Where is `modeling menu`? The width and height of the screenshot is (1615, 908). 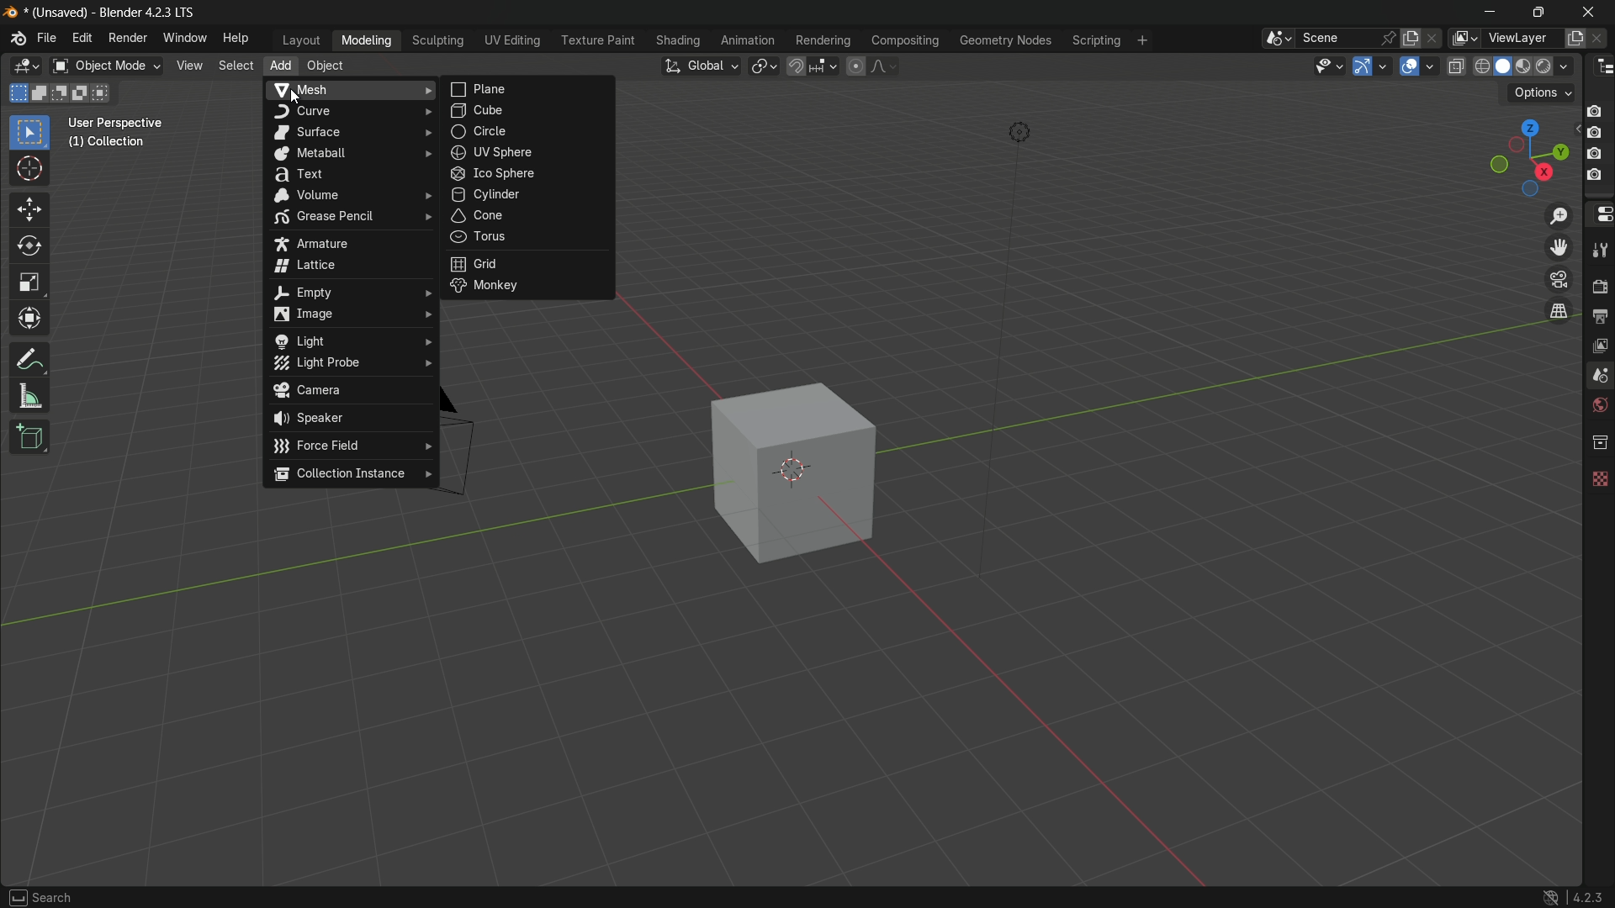 modeling menu is located at coordinates (368, 40).